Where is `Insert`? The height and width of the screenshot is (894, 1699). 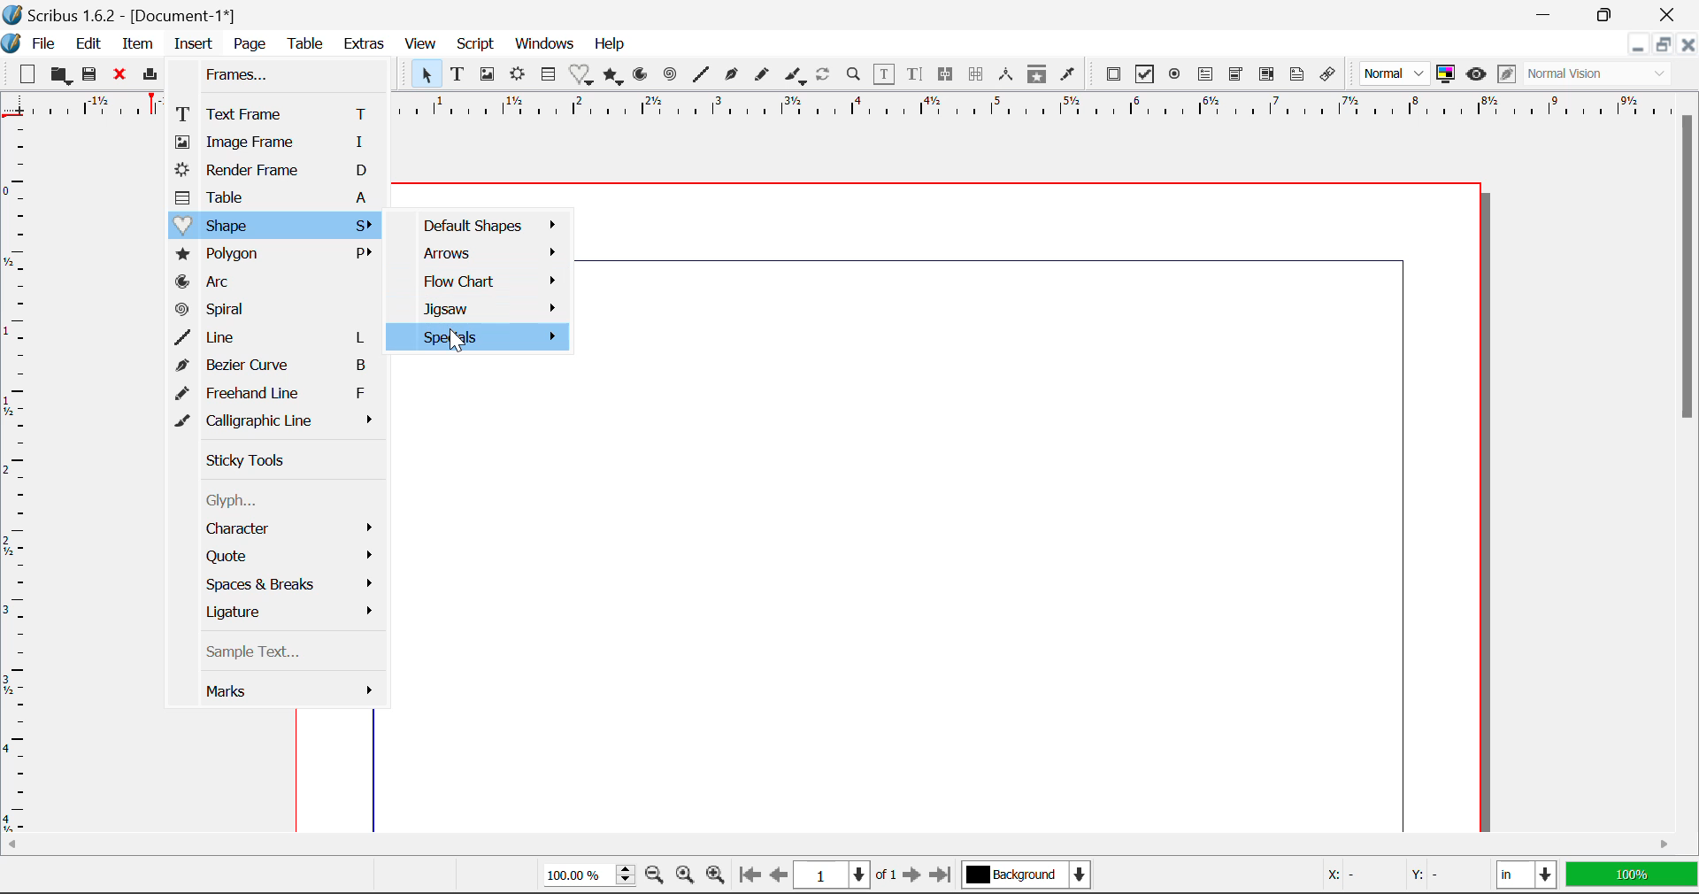 Insert is located at coordinates (191, 44).